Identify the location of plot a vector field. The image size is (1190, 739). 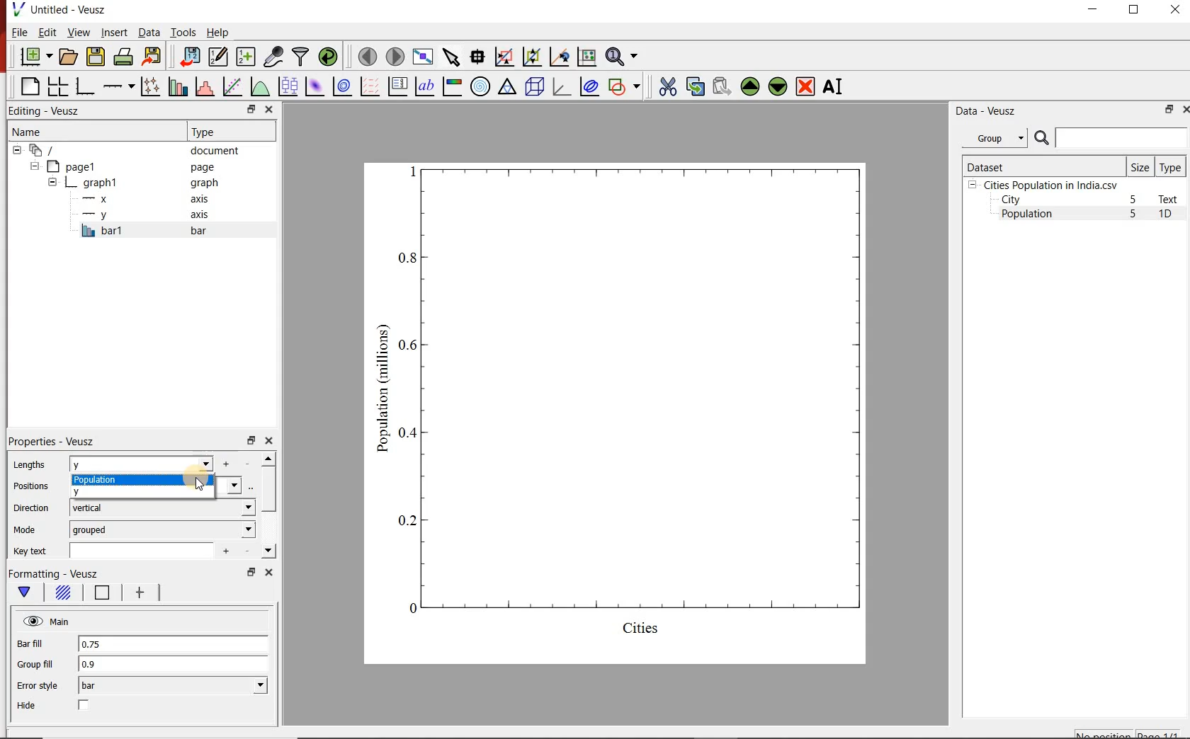
(368, 86).